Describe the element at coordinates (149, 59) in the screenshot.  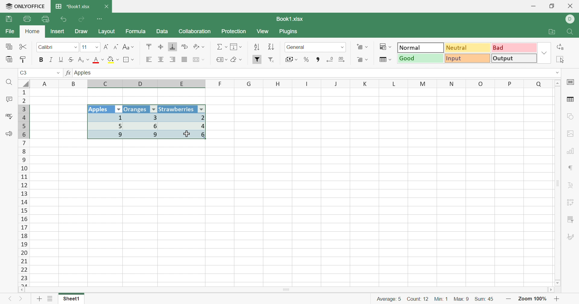
I see `Align Right` at that location.